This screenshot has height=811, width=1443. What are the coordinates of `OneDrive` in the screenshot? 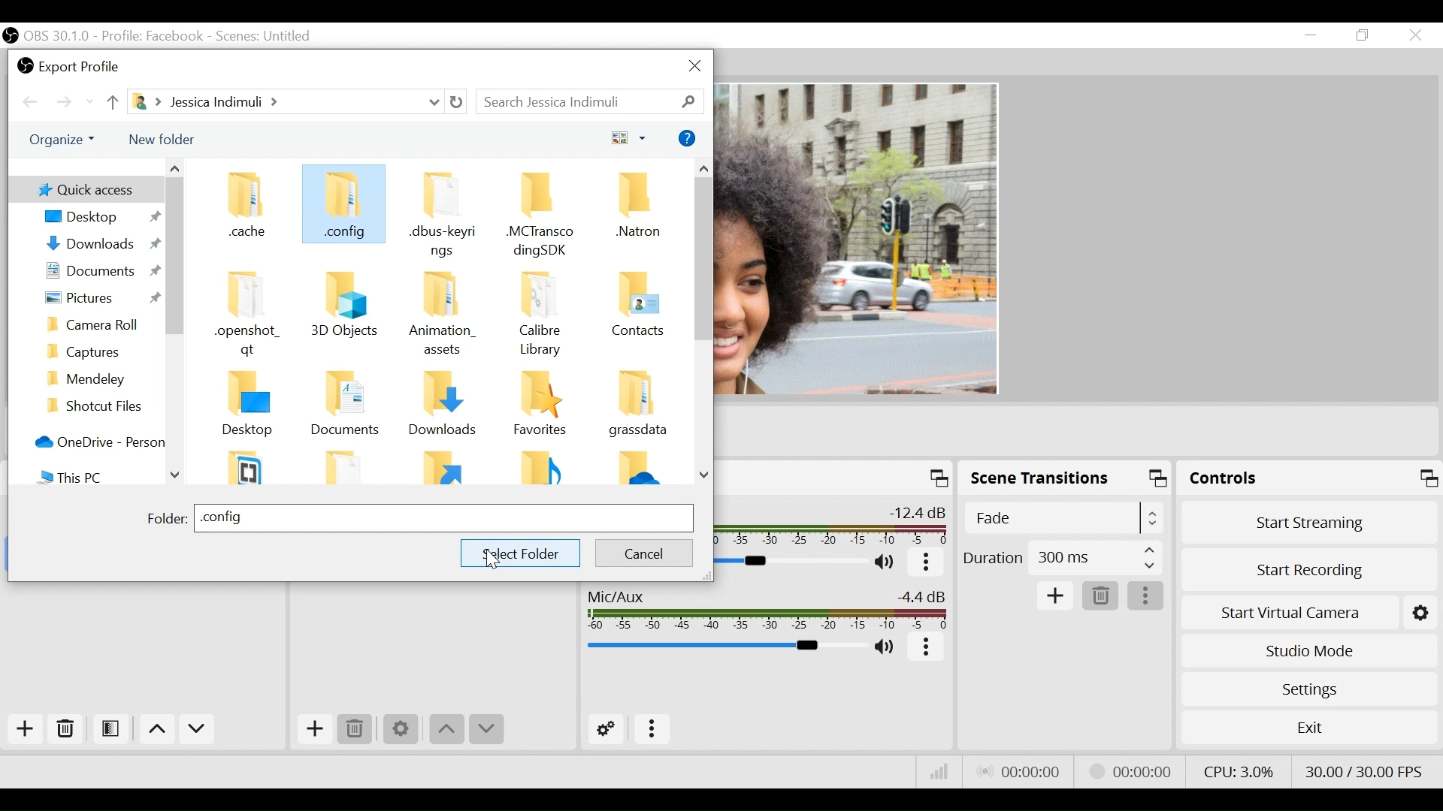 It's located at (96, 442).